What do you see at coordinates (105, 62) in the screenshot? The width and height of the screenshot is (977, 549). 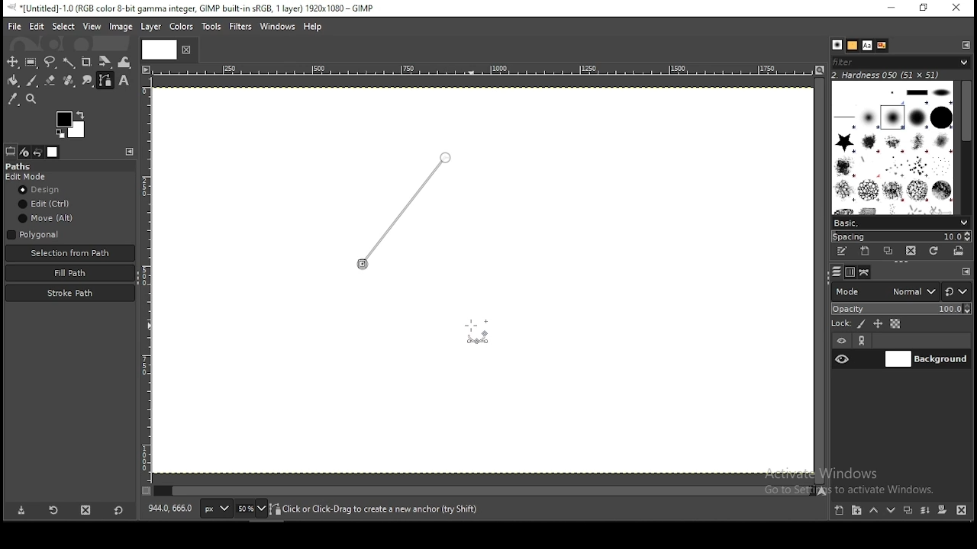 I see `shear tool` at bounding box center [105, 62].